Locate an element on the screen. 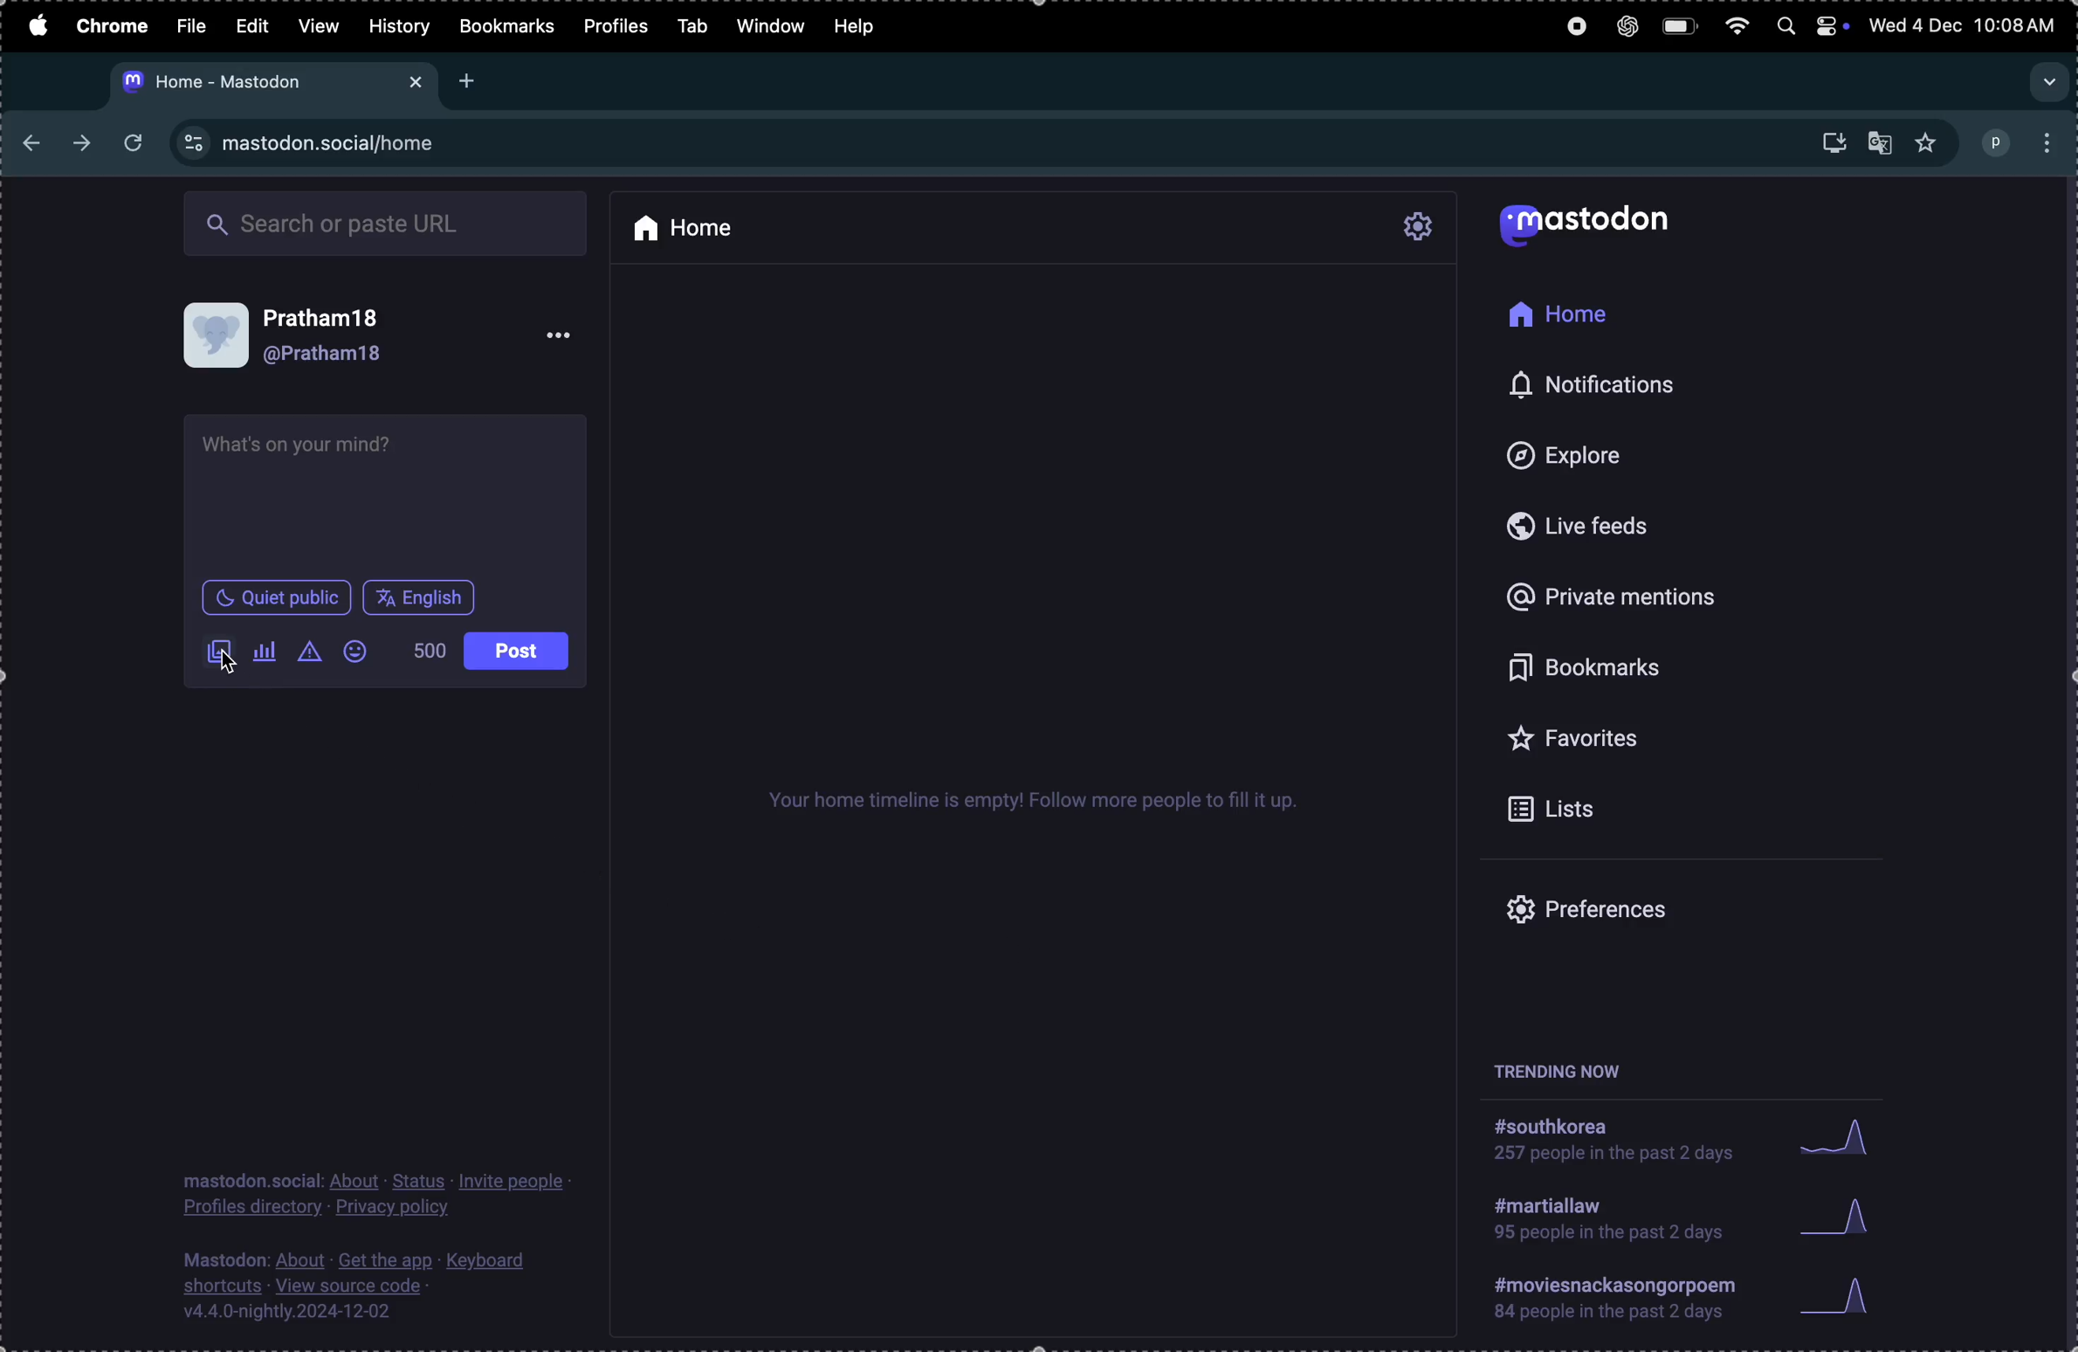  # southkorea is located at coordinates (1611, 1146).